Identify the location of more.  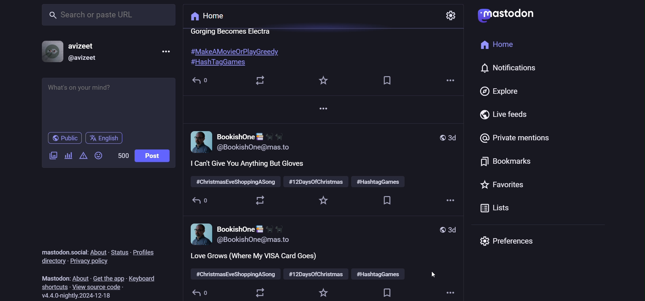
(448, 293).